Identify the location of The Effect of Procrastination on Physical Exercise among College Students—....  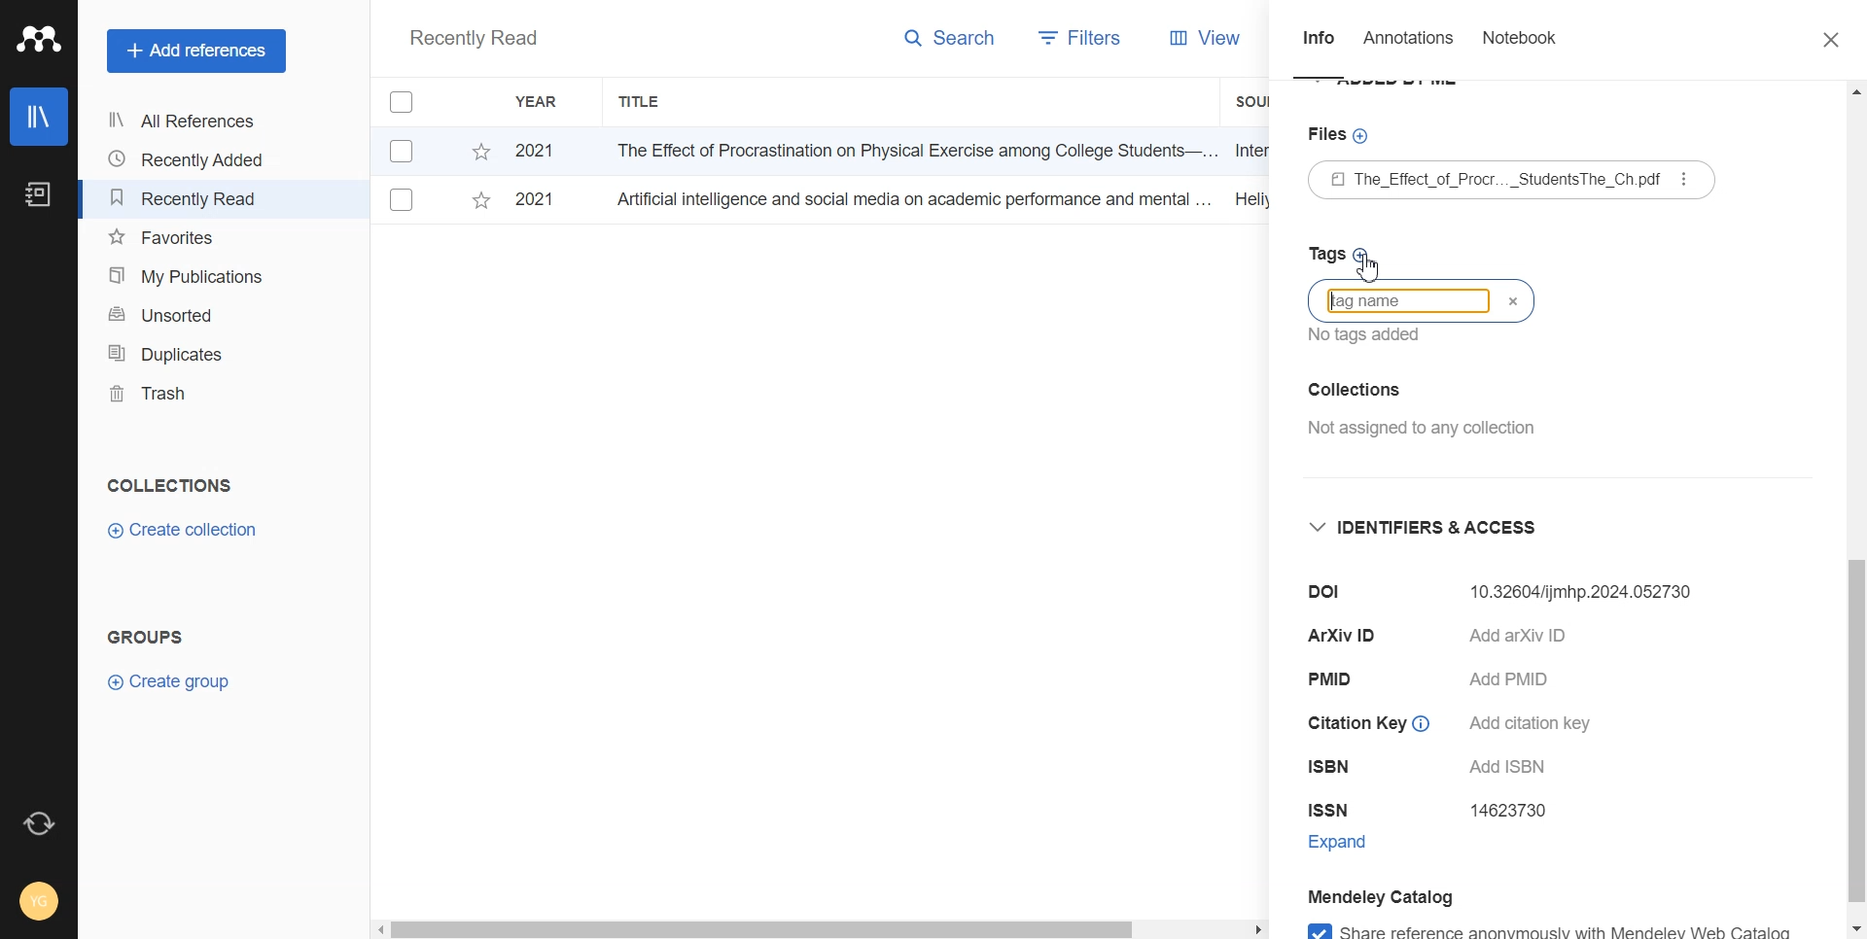
(909, 150).